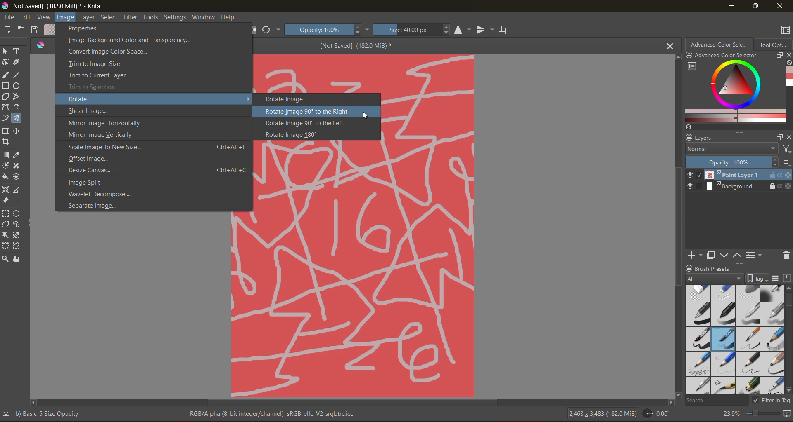 This screenshot has width=793, height=422. Describe the element at coordinates (603, 413) in the screenshot. I see `image metadata` at that location.